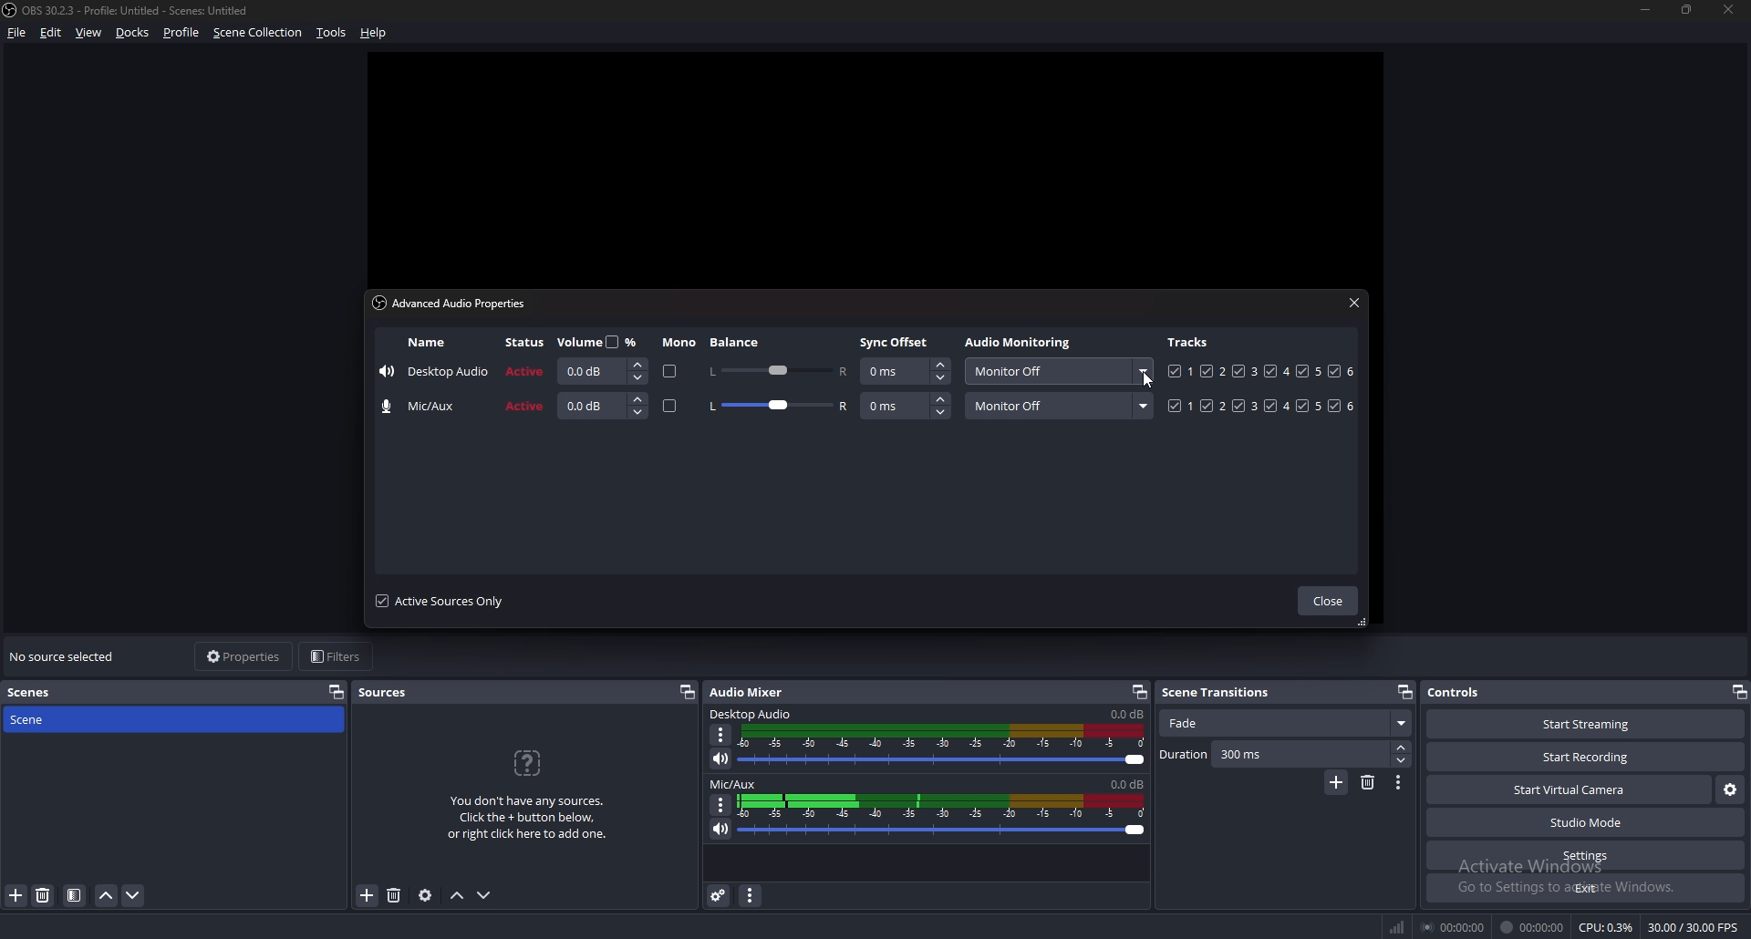 Image resolution: width=1751 pixels, height=939 pixels. What do you see at coordinates (1586, 823) in the screenshot?
I see `studio mode` at bounding box center [1586, 823].